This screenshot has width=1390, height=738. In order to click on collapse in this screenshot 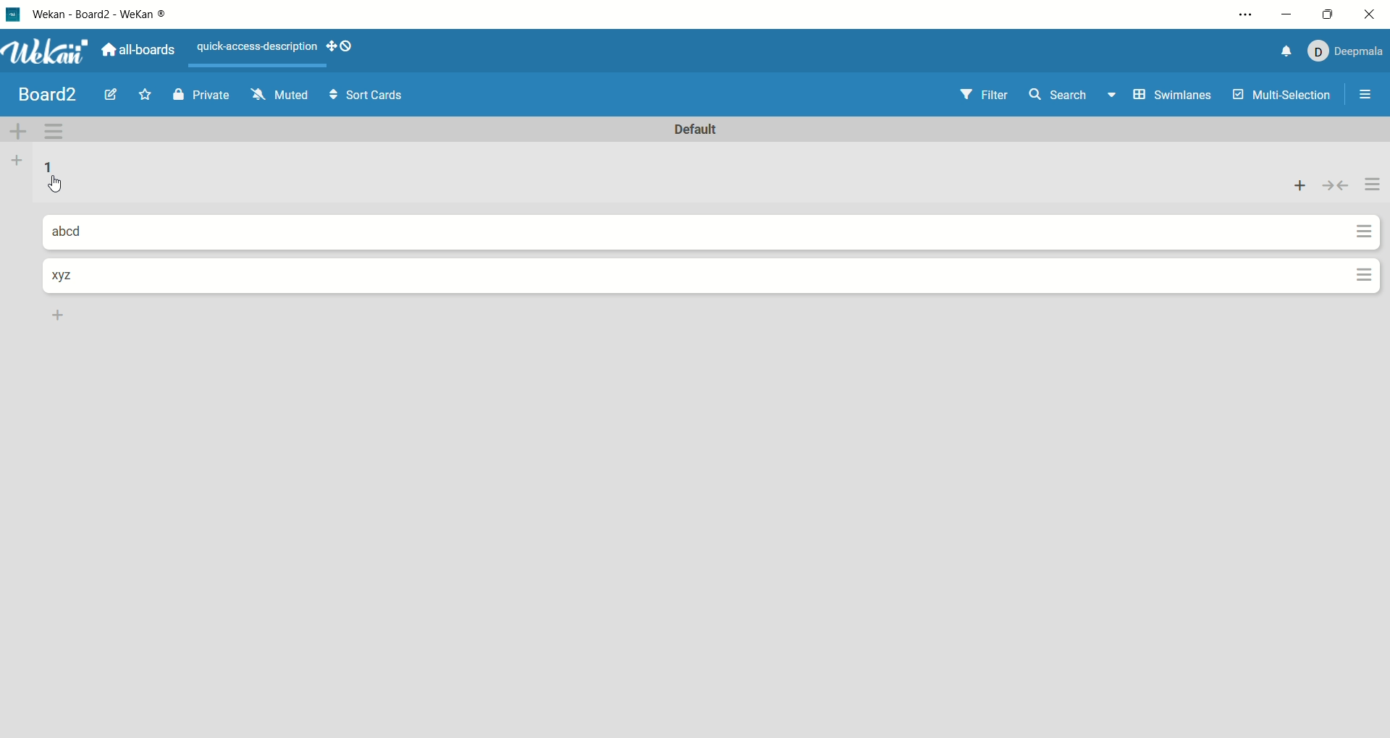, I will do `click(1336, 184)`.